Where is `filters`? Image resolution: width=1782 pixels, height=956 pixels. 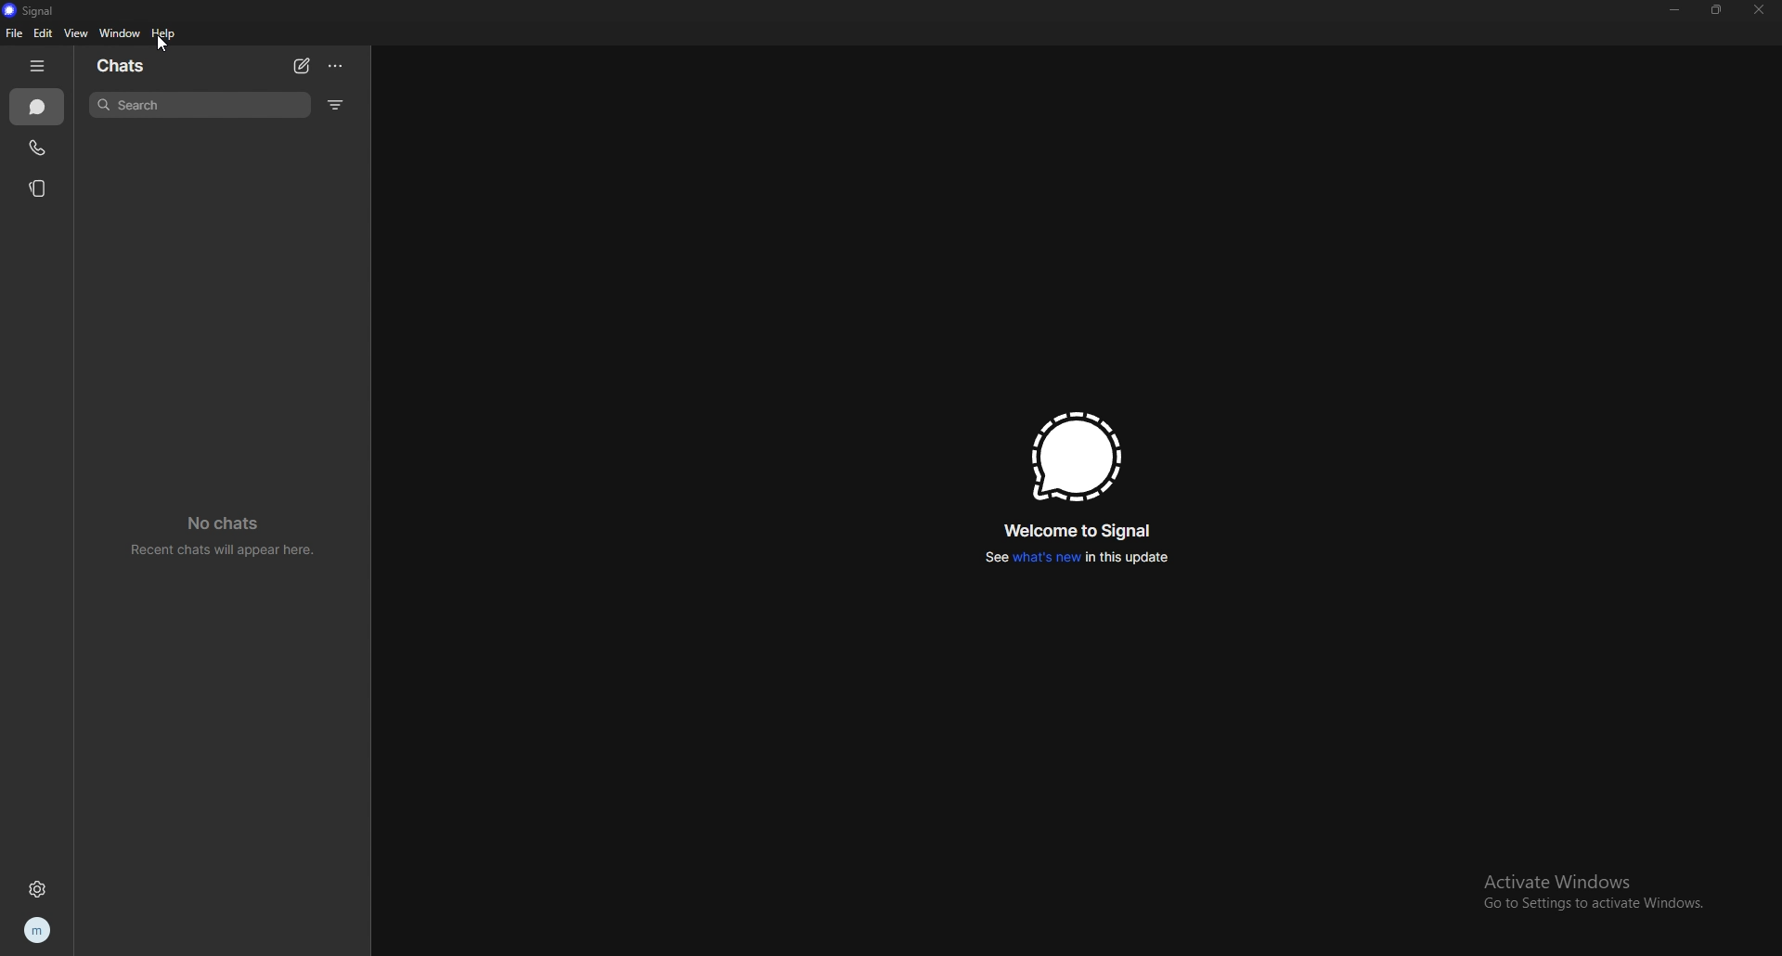
filters is located at coordinates (336, 104).